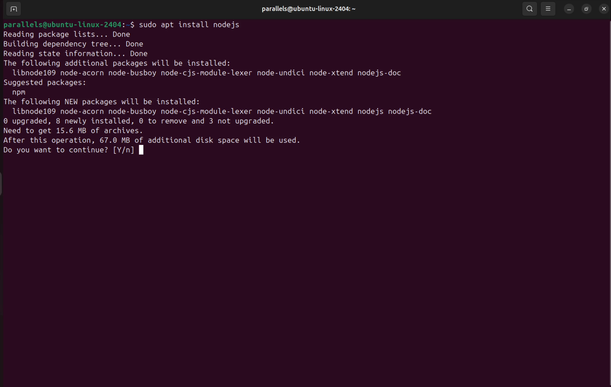  What do you see at coordinates (55, 151) in the screenshot?
I see `Do you want to continue?` at bounding box center [55, 151].